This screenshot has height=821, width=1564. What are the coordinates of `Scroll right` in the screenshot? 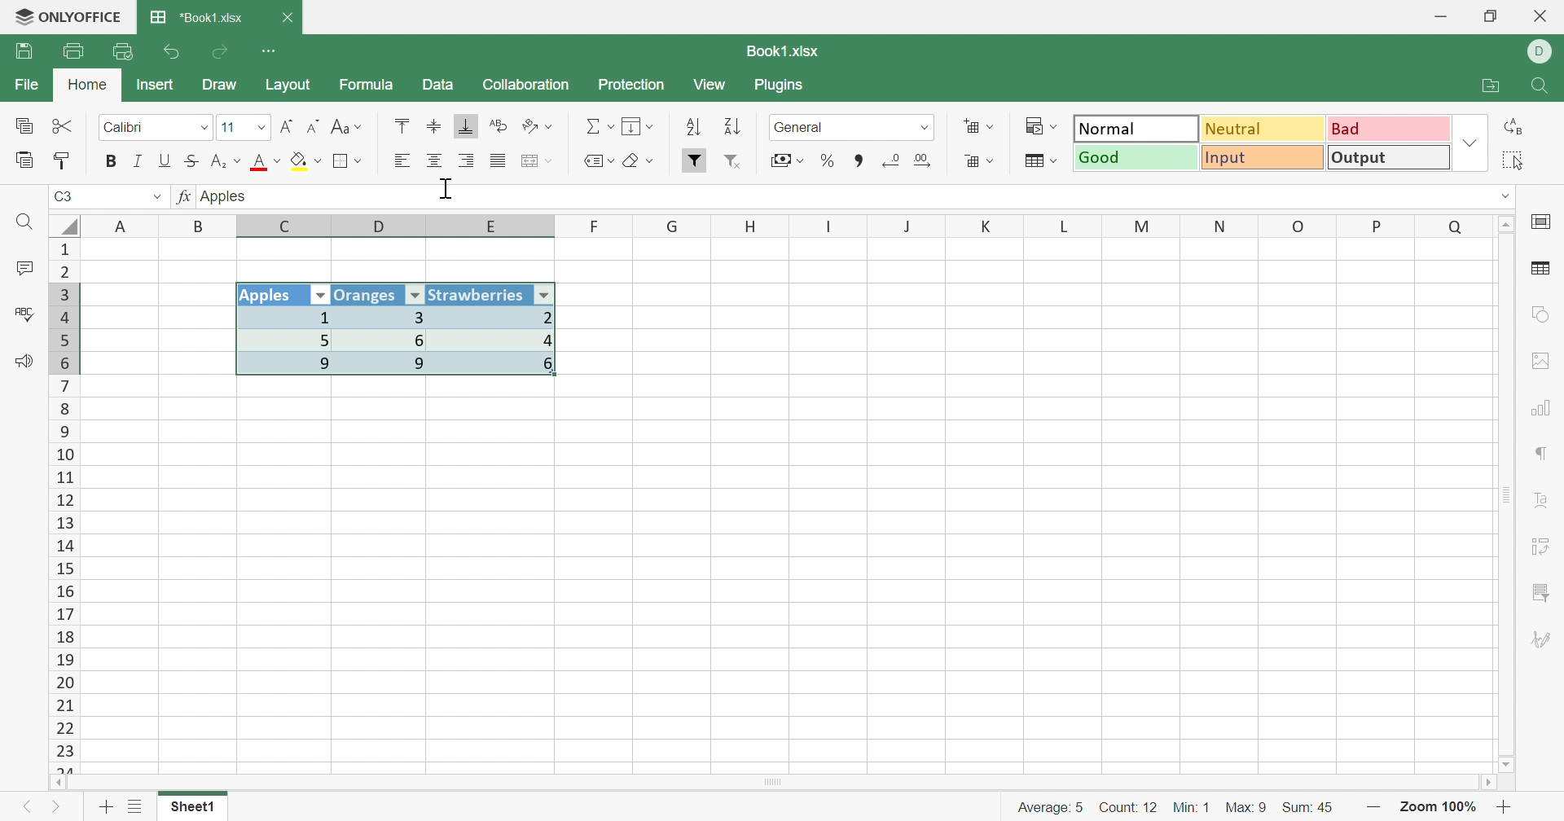 It's located at (1485, 783).